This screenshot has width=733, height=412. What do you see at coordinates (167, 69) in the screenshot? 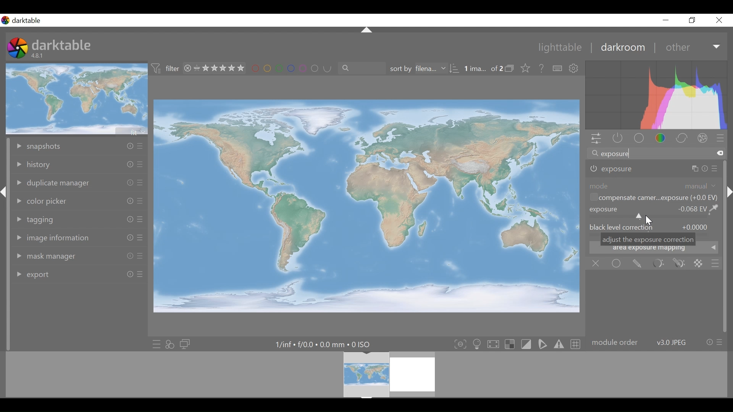
I see `Filter` at bounding box center [167, 69].